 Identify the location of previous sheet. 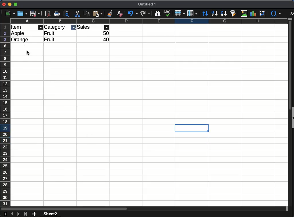
(12, 214).